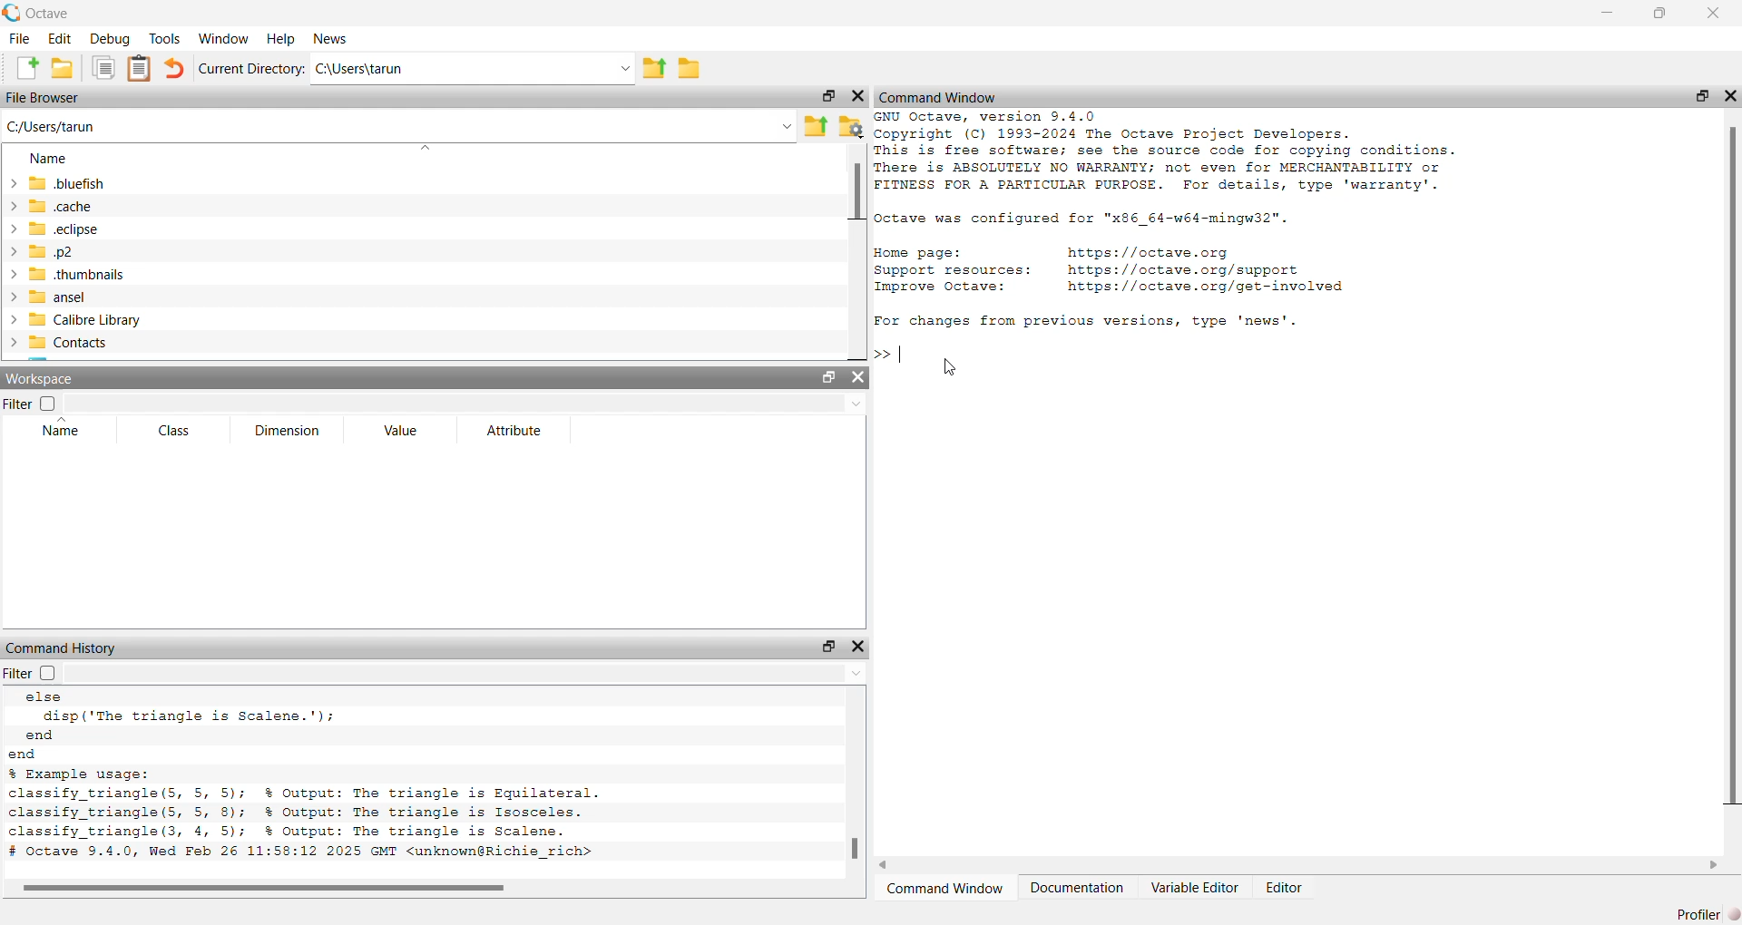 This screenshot has height=925, width=1742. Describe the element at coordinates (856, 849) in the screenshot. I see `scrollbar` at that location.